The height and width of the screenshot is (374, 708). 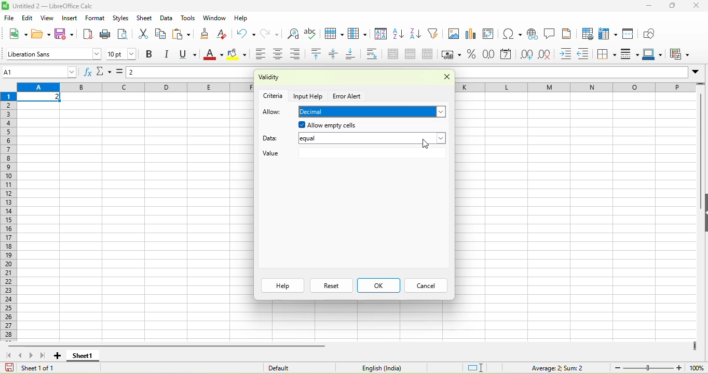 I want to click on maximize, so click(x=674, y=6).